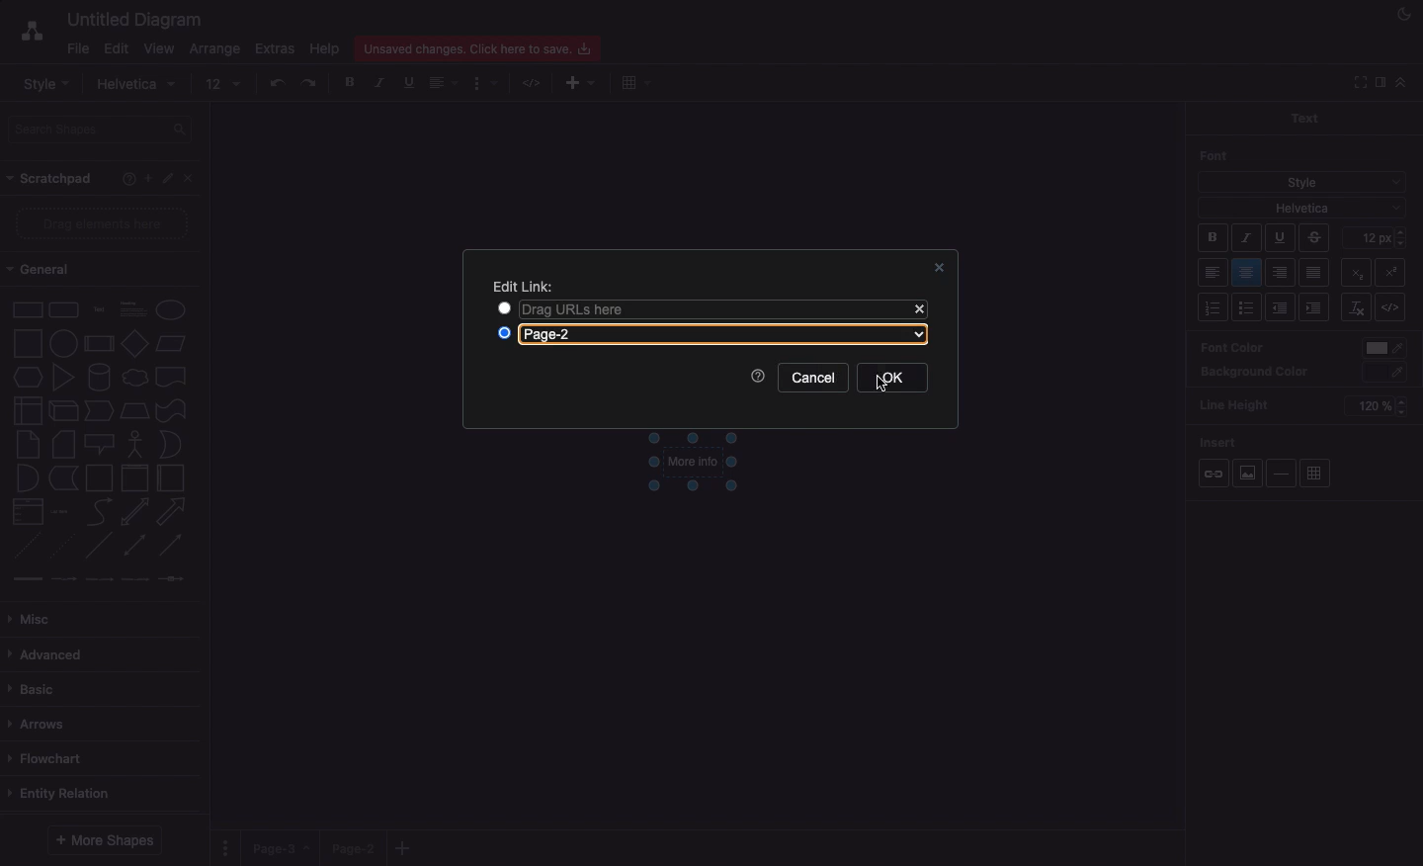 The height and width of the screenshot is (866, 1423). Describe the element at coordinates (1300, 182) in the screenshot. I see `Style` at that location.